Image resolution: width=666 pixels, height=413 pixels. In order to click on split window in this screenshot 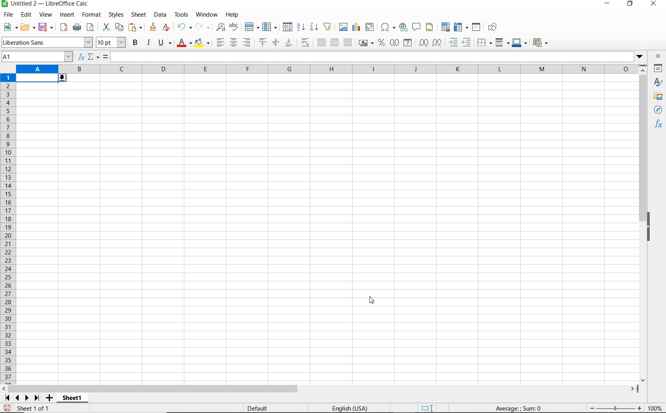, I will do `click(477, 27)`.